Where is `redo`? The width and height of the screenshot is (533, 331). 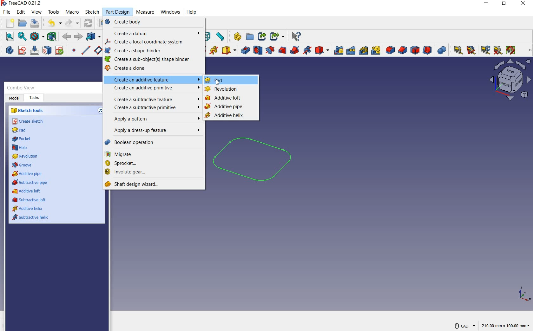
redo is located at coordinates (72, 23).